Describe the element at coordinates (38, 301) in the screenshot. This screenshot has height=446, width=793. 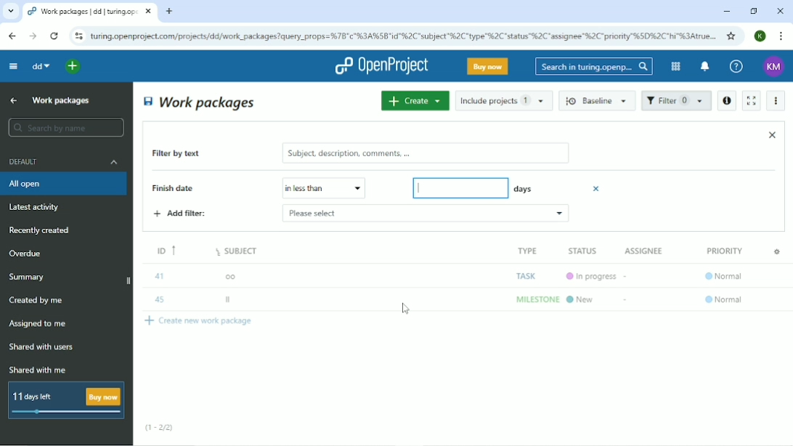
I see `Created by me` at that location.